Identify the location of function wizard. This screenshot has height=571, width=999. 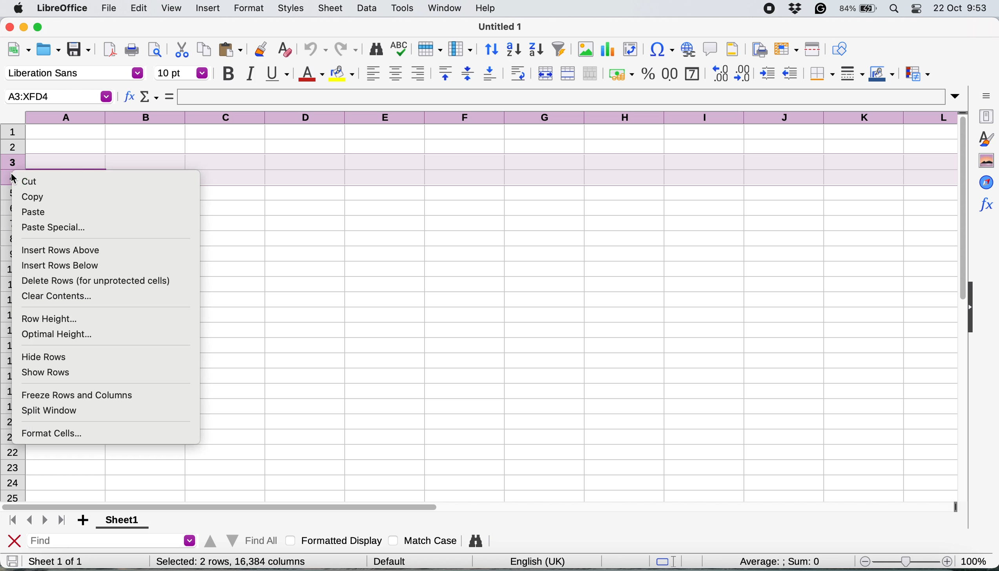
(985, 203).